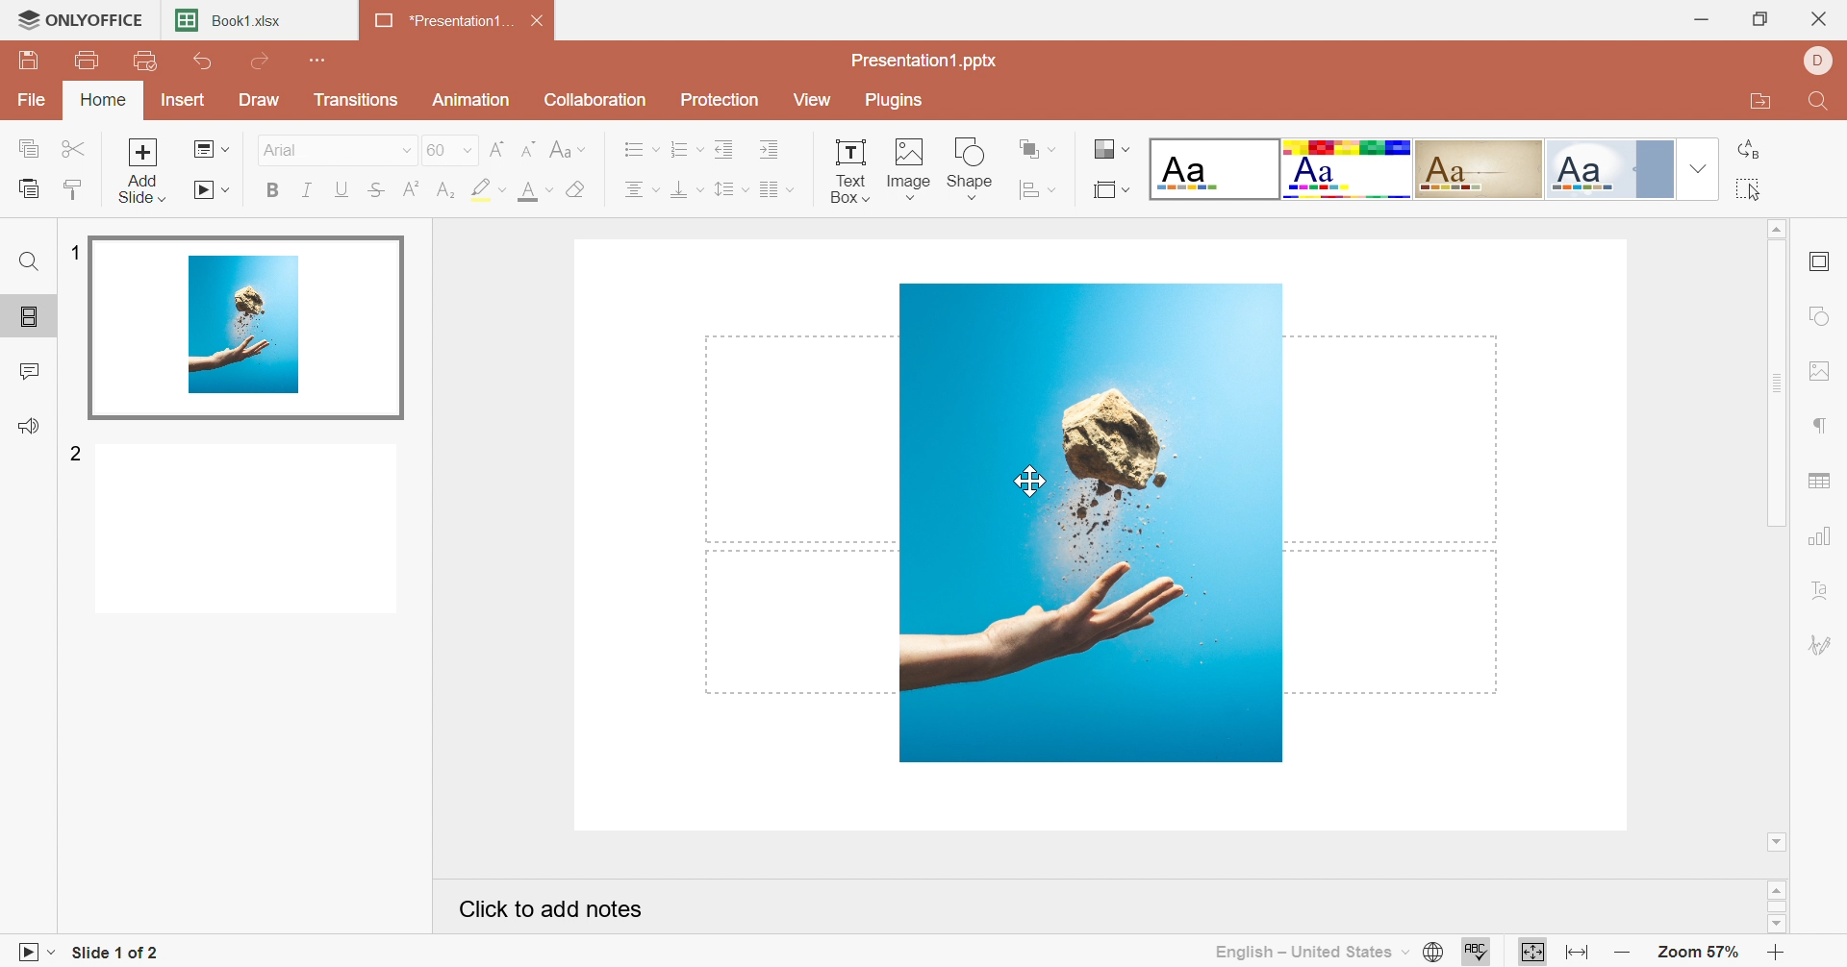 The height and width of the screenshot is (967, 1847). I want to click on Customize quick access toolbar, so click(320, 59).